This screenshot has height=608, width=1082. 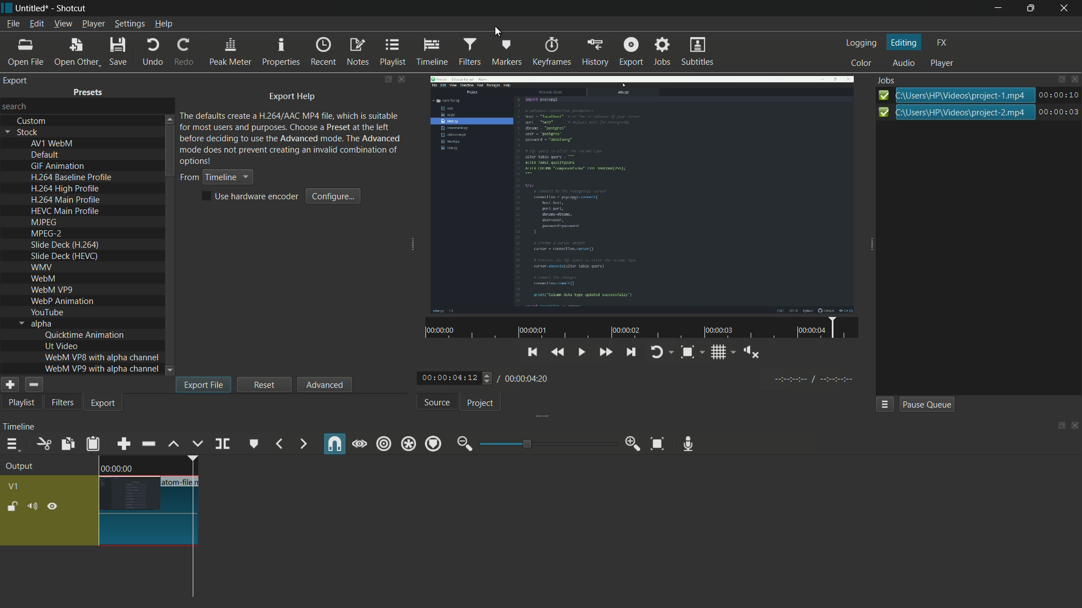 I want to click on ripple markers, so click(x=434, y=445).